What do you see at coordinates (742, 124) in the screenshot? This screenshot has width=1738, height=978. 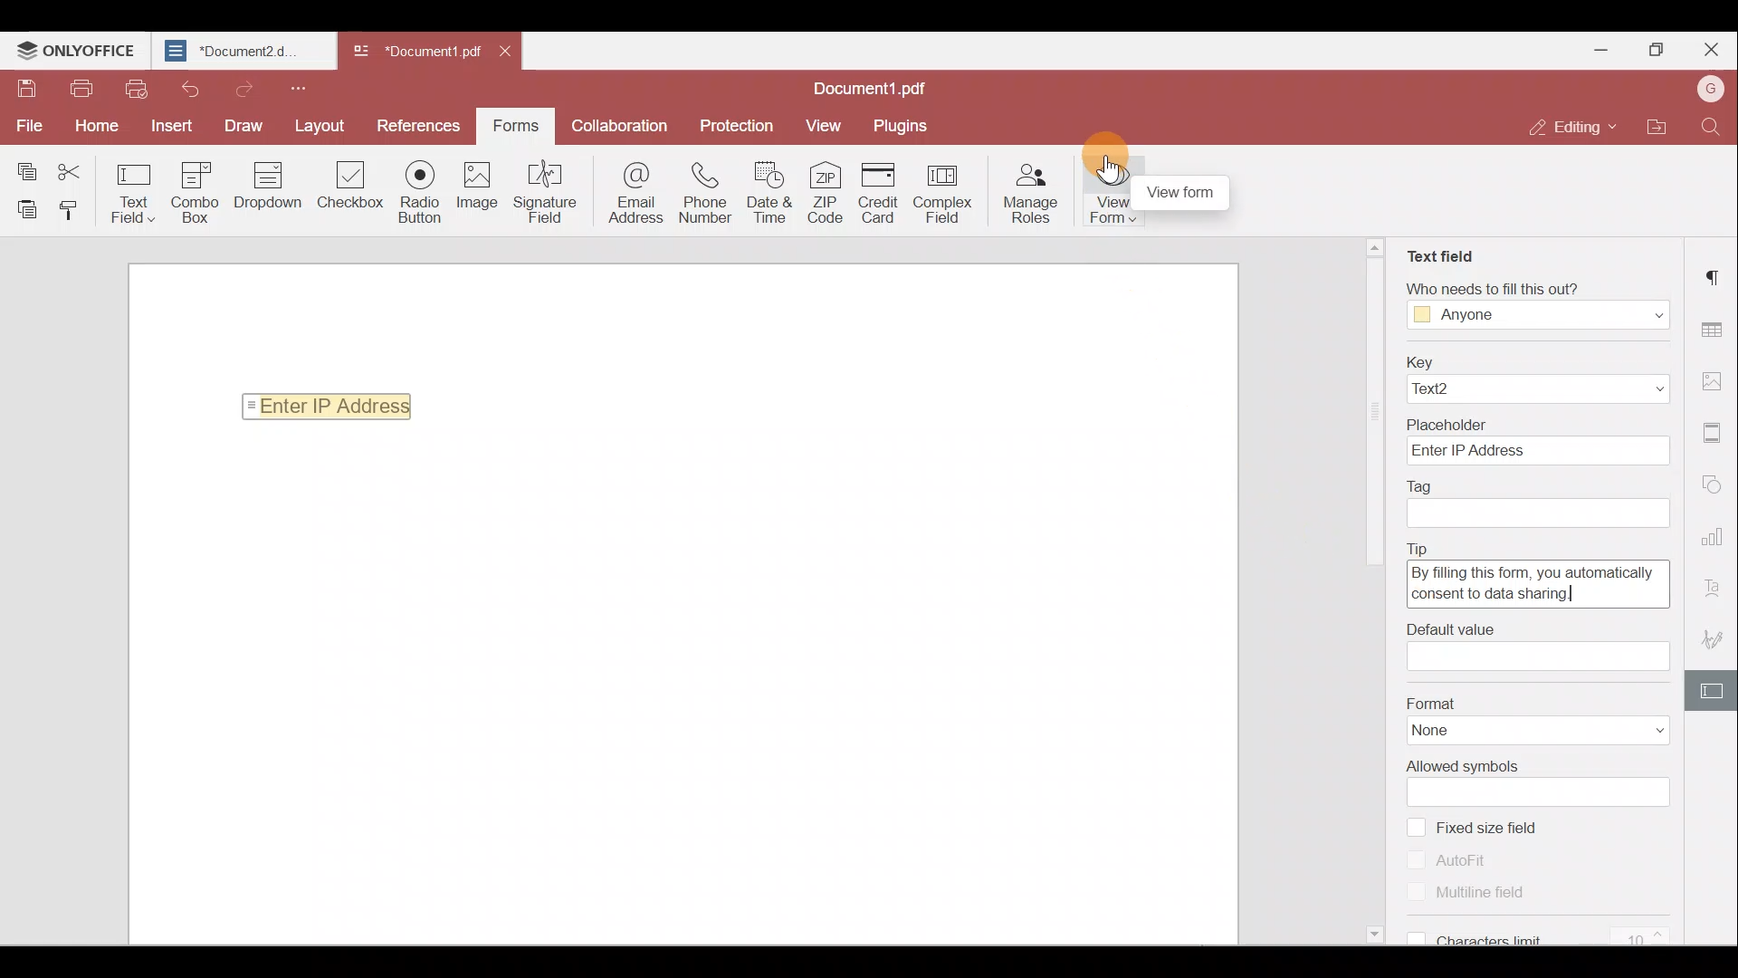 I see `Protection` at bounding box center [742, 124].